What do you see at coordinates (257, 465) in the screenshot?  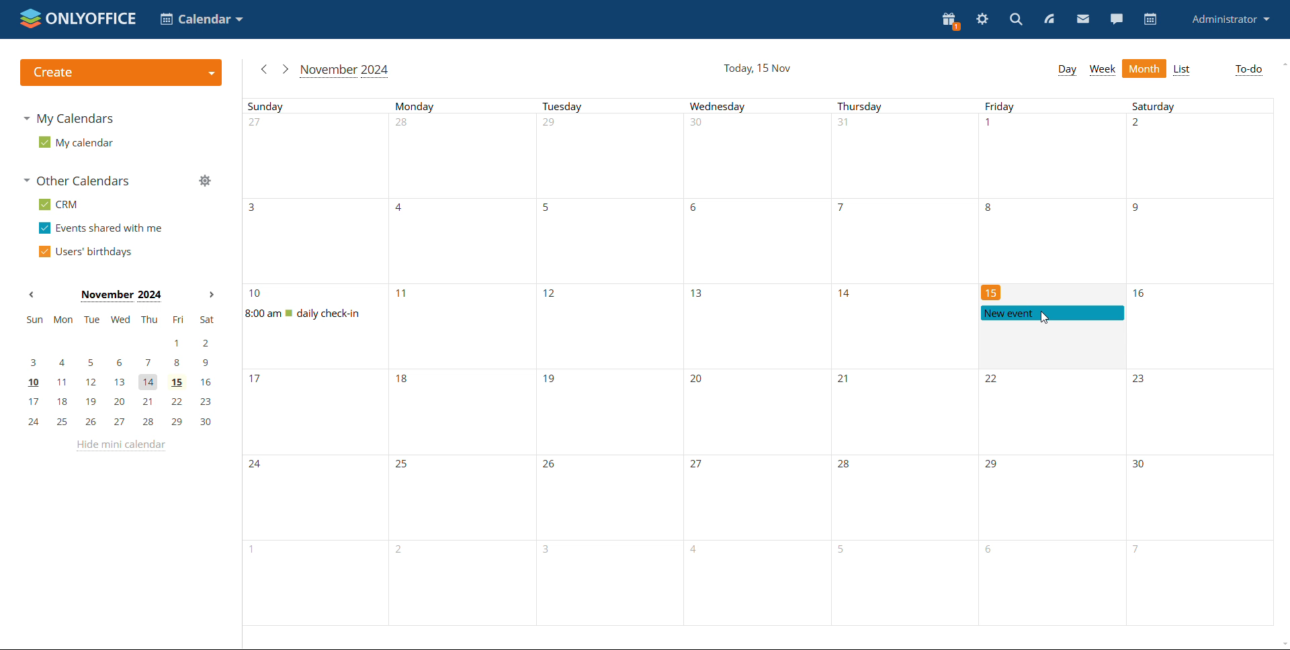 I see `` at bounding box center [257, 465].